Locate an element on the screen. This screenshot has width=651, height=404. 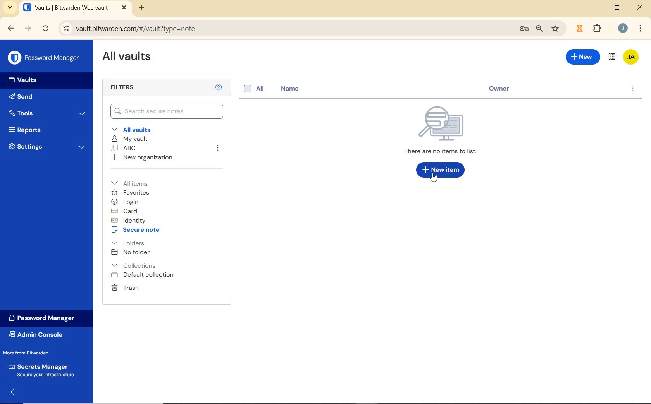
login is located at coordinates (126, 202).